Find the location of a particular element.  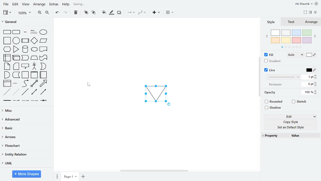

fill line is located at coordinates (111, 12).